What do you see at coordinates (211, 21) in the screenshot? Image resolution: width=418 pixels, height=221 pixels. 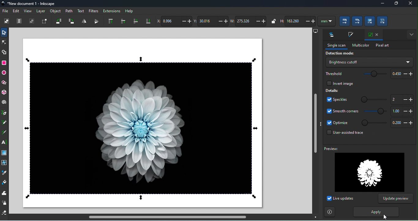 I see `Vertical coordinate of the selection` at bounding box center [211, 21].